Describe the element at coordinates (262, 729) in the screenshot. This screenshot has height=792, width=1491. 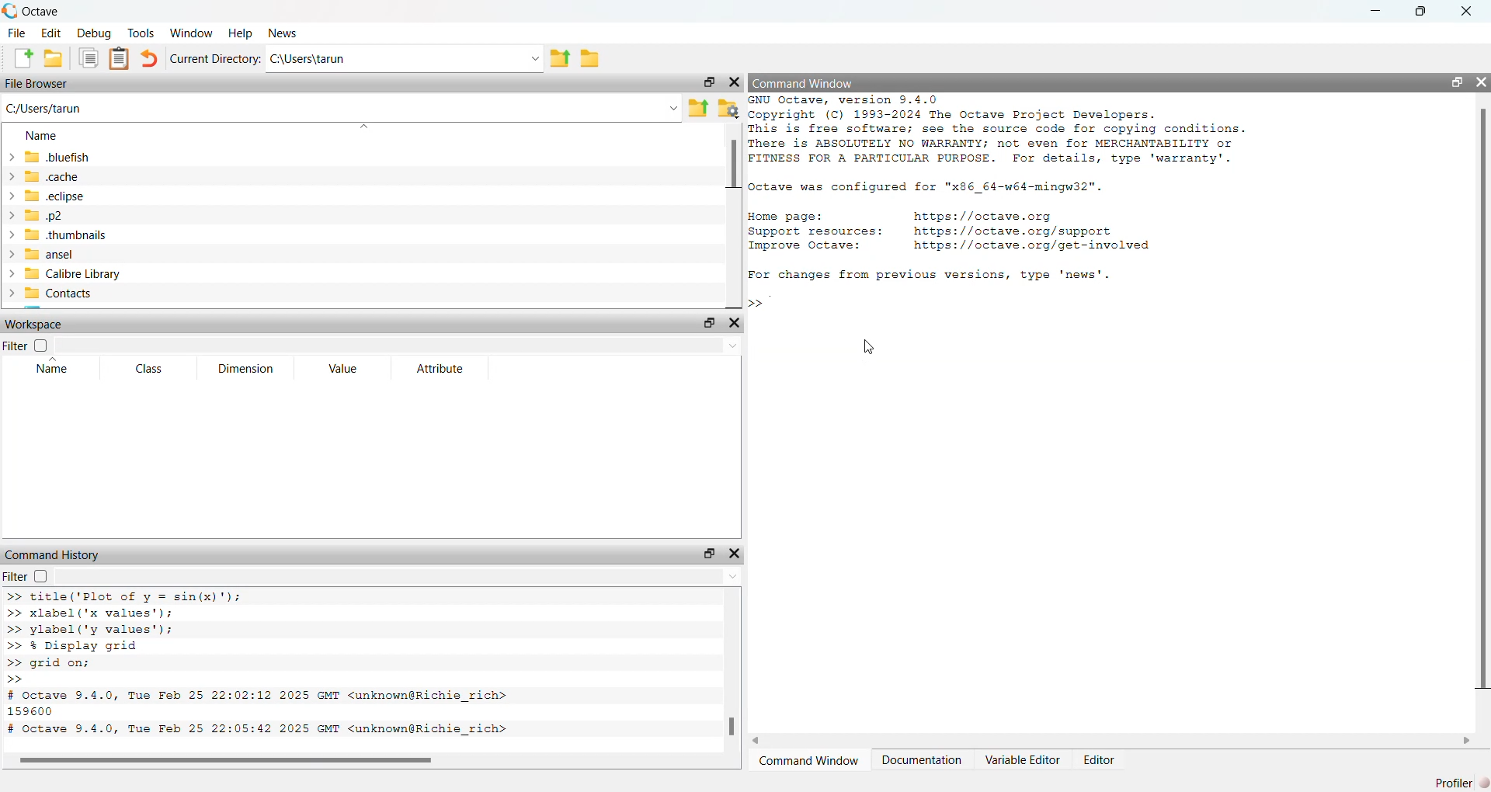
I see `# Octave 9.4.0, Tue Feb 25 22:05:42 2025 GMT <unknown@Richie rich>` at that location.